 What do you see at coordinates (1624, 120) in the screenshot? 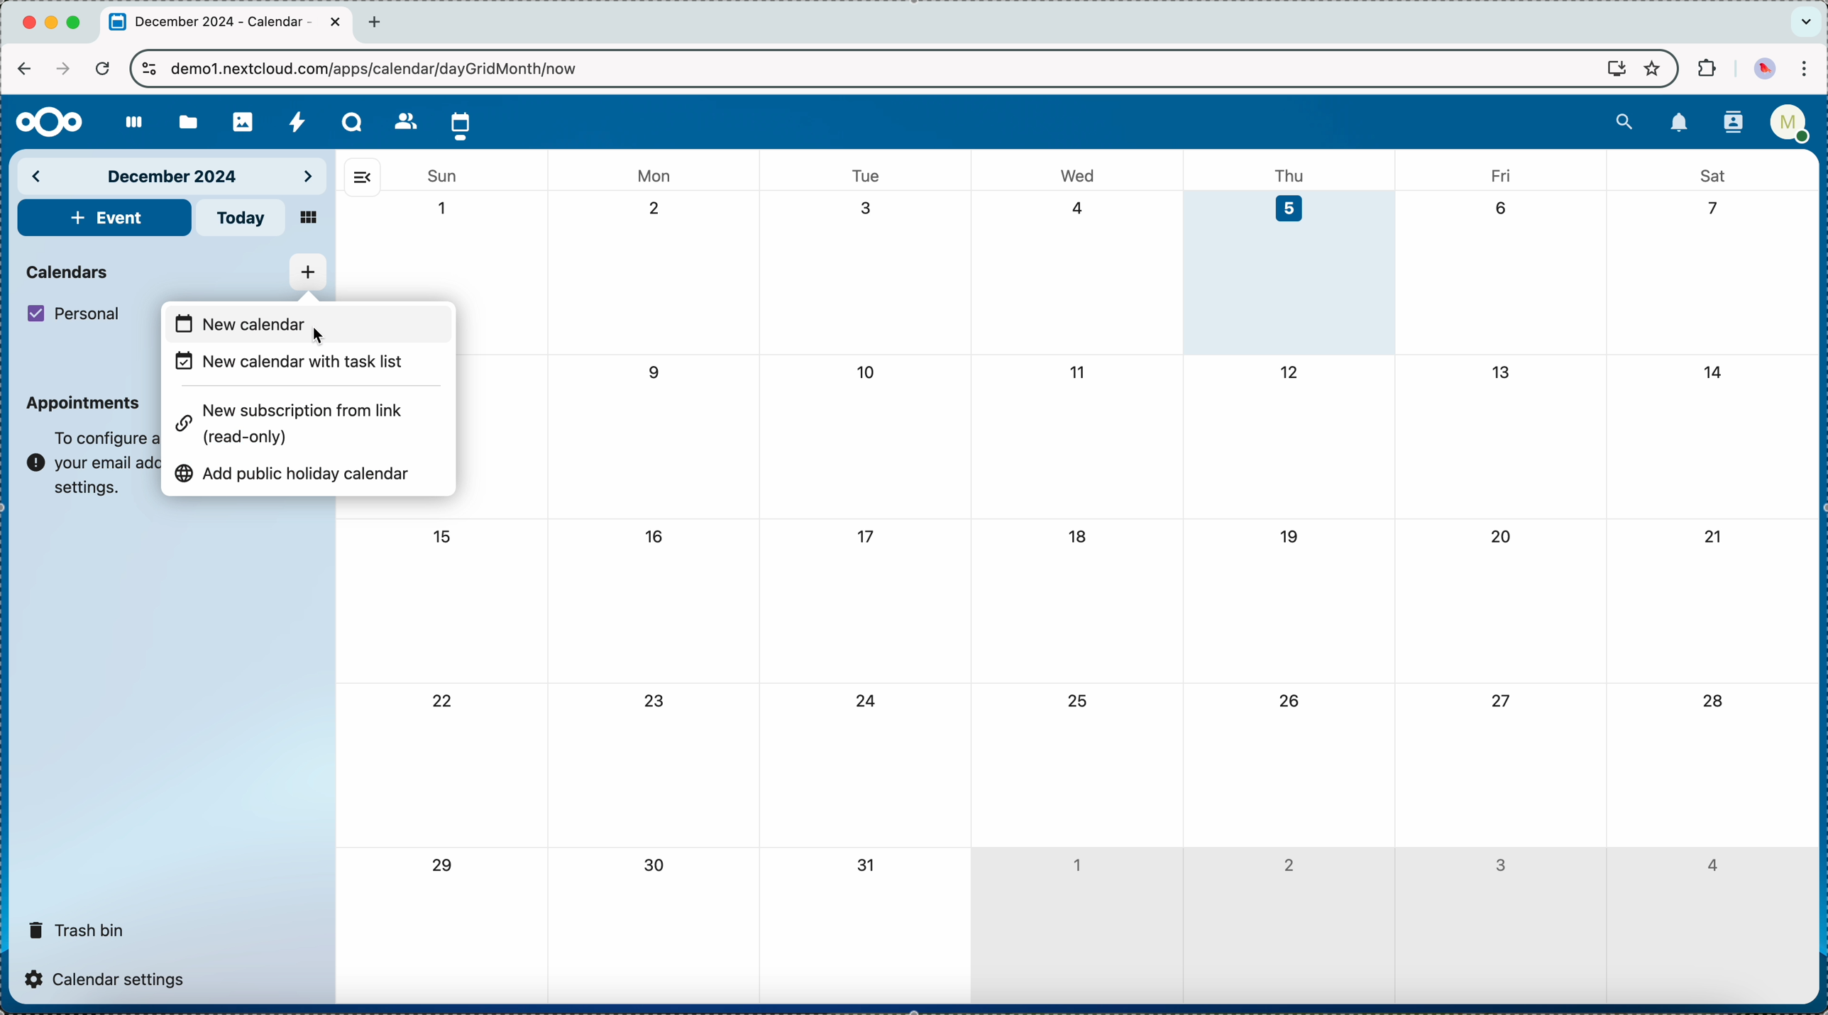
I see `search` at bounding box center [1624, 120].